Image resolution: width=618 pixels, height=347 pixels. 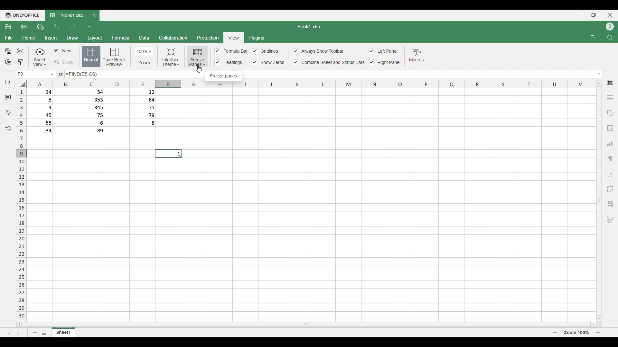 I want to click on Vertical slide bar, so click(x=598, y=199).